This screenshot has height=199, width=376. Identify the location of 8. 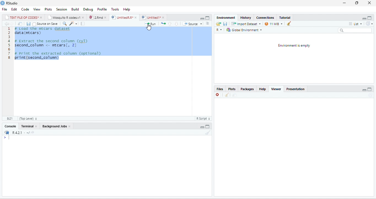
(9, 58).